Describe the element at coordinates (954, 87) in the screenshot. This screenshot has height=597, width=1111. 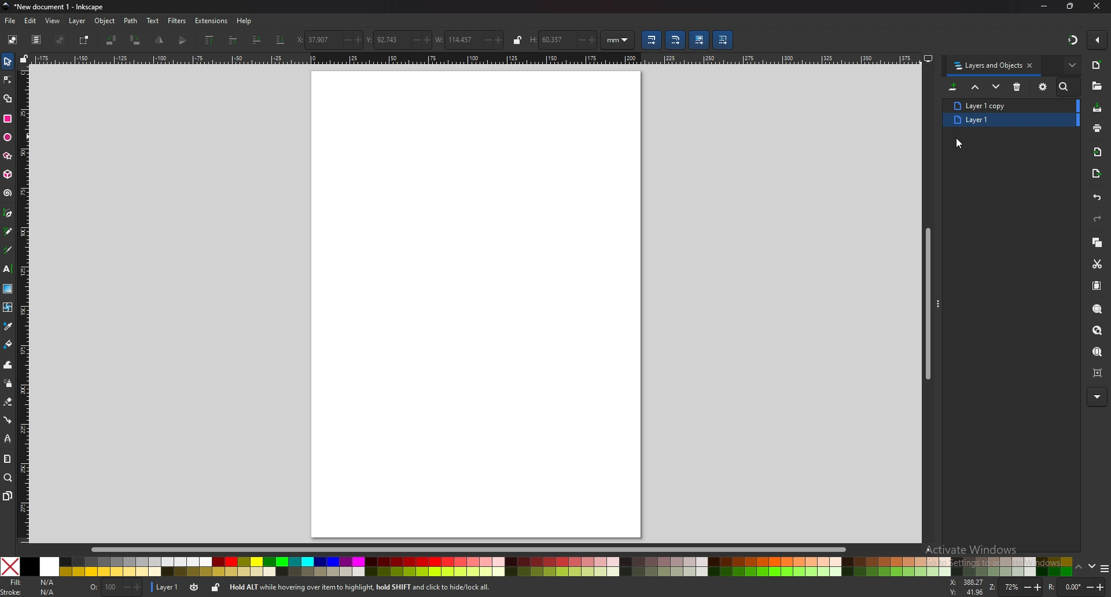
I see `add layer` at that location.